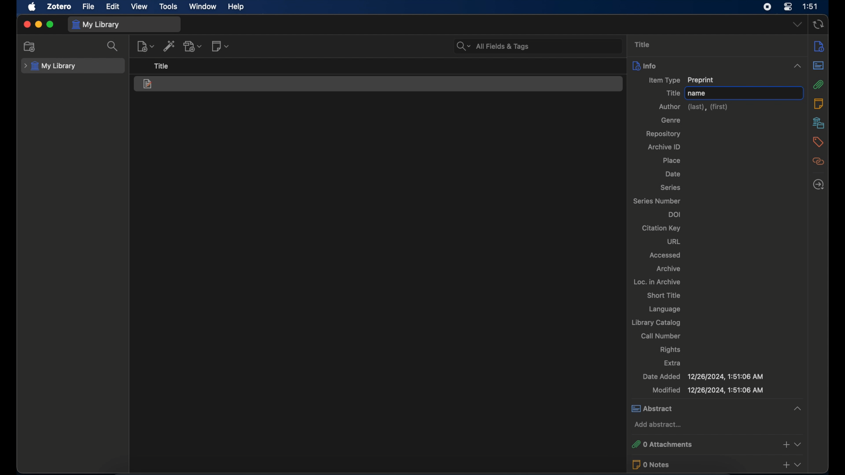  What do you see at coordinates (148, 84) in the screenshot?
I see `preprint` at bounding box center [148, 84].